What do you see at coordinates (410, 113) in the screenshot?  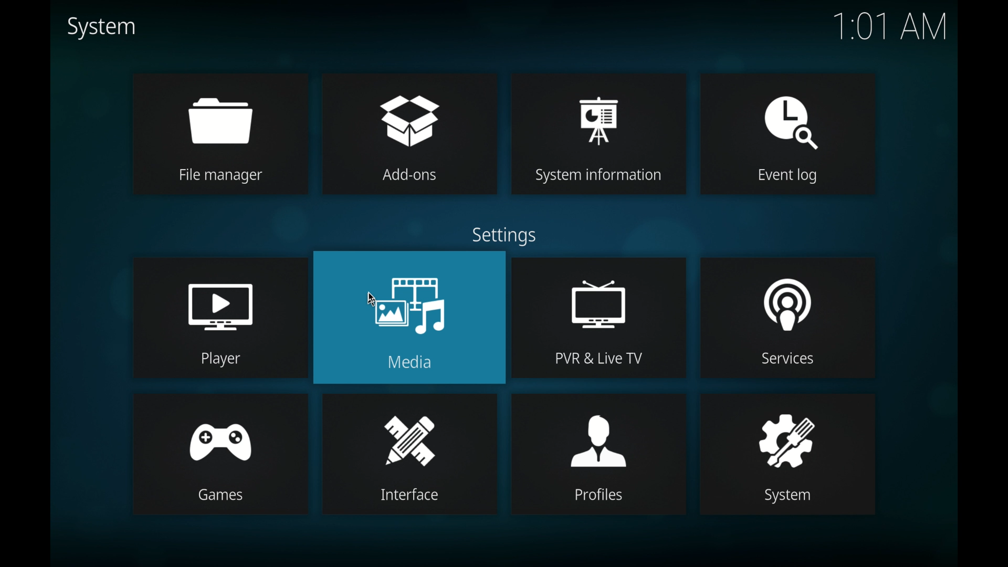 I see `add-ons` at bounding box center [410, 113].